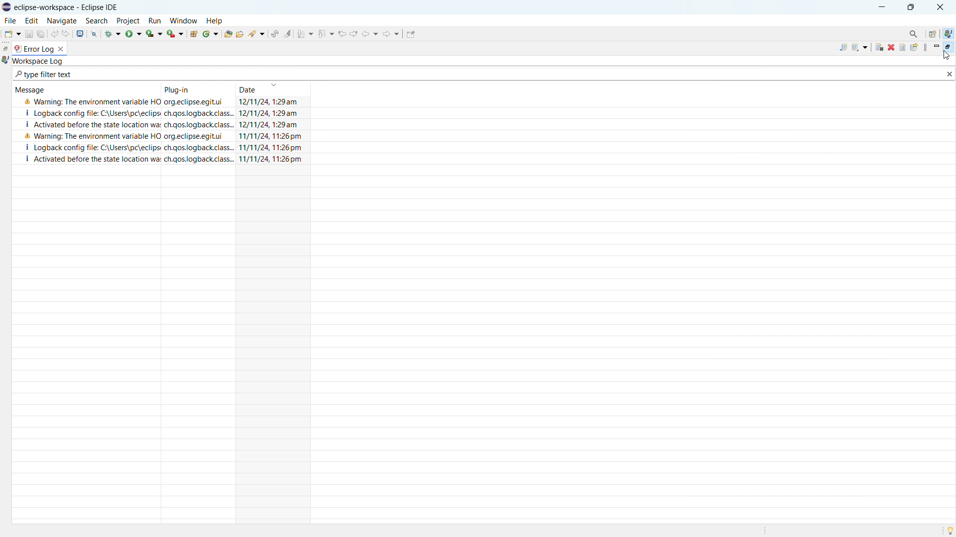  Describe the element at coordinates (199, 113) in the screenshot. I see `ch.qos.logback.class...` at that location.